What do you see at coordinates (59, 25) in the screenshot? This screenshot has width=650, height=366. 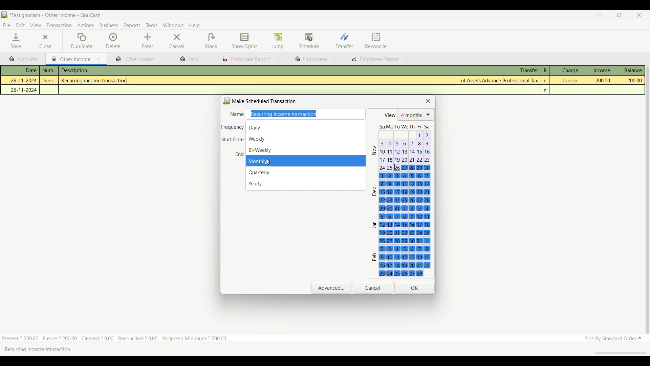 I see `Transaction menu` at bounding box center [59, 25].